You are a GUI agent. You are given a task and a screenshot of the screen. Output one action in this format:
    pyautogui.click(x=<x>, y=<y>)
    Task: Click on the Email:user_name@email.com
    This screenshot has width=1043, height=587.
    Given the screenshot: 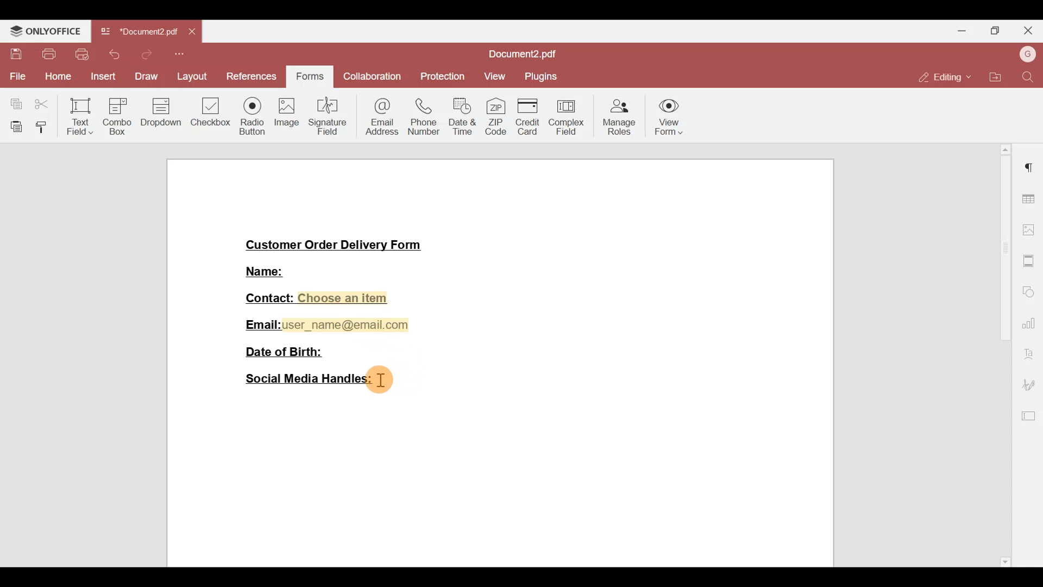 What is the action you would take?
    pyautogui.click(x=323, y=324)
    